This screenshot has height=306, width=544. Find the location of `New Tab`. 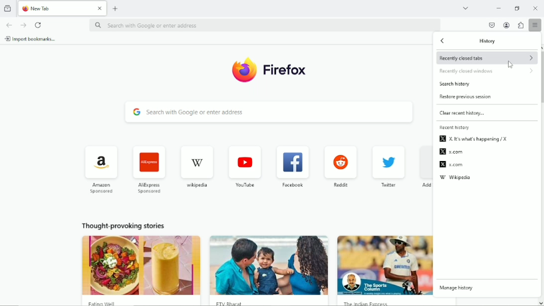

New Tab is located at coordinates (56, 8).